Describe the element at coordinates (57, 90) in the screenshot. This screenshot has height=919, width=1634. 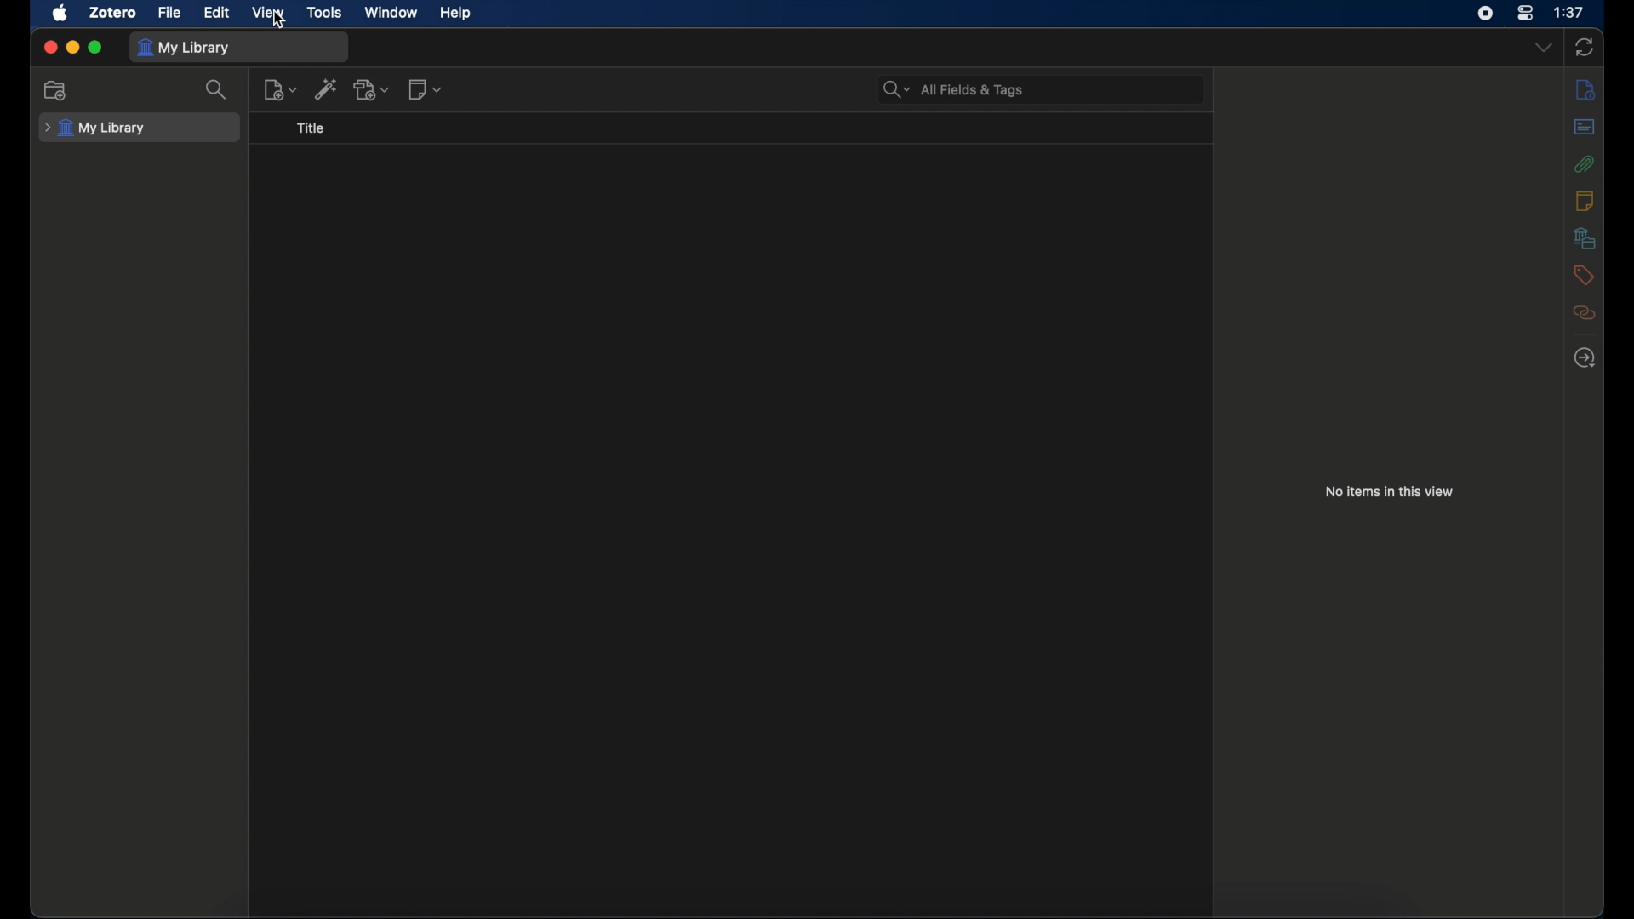
I see `new collection` at that location.